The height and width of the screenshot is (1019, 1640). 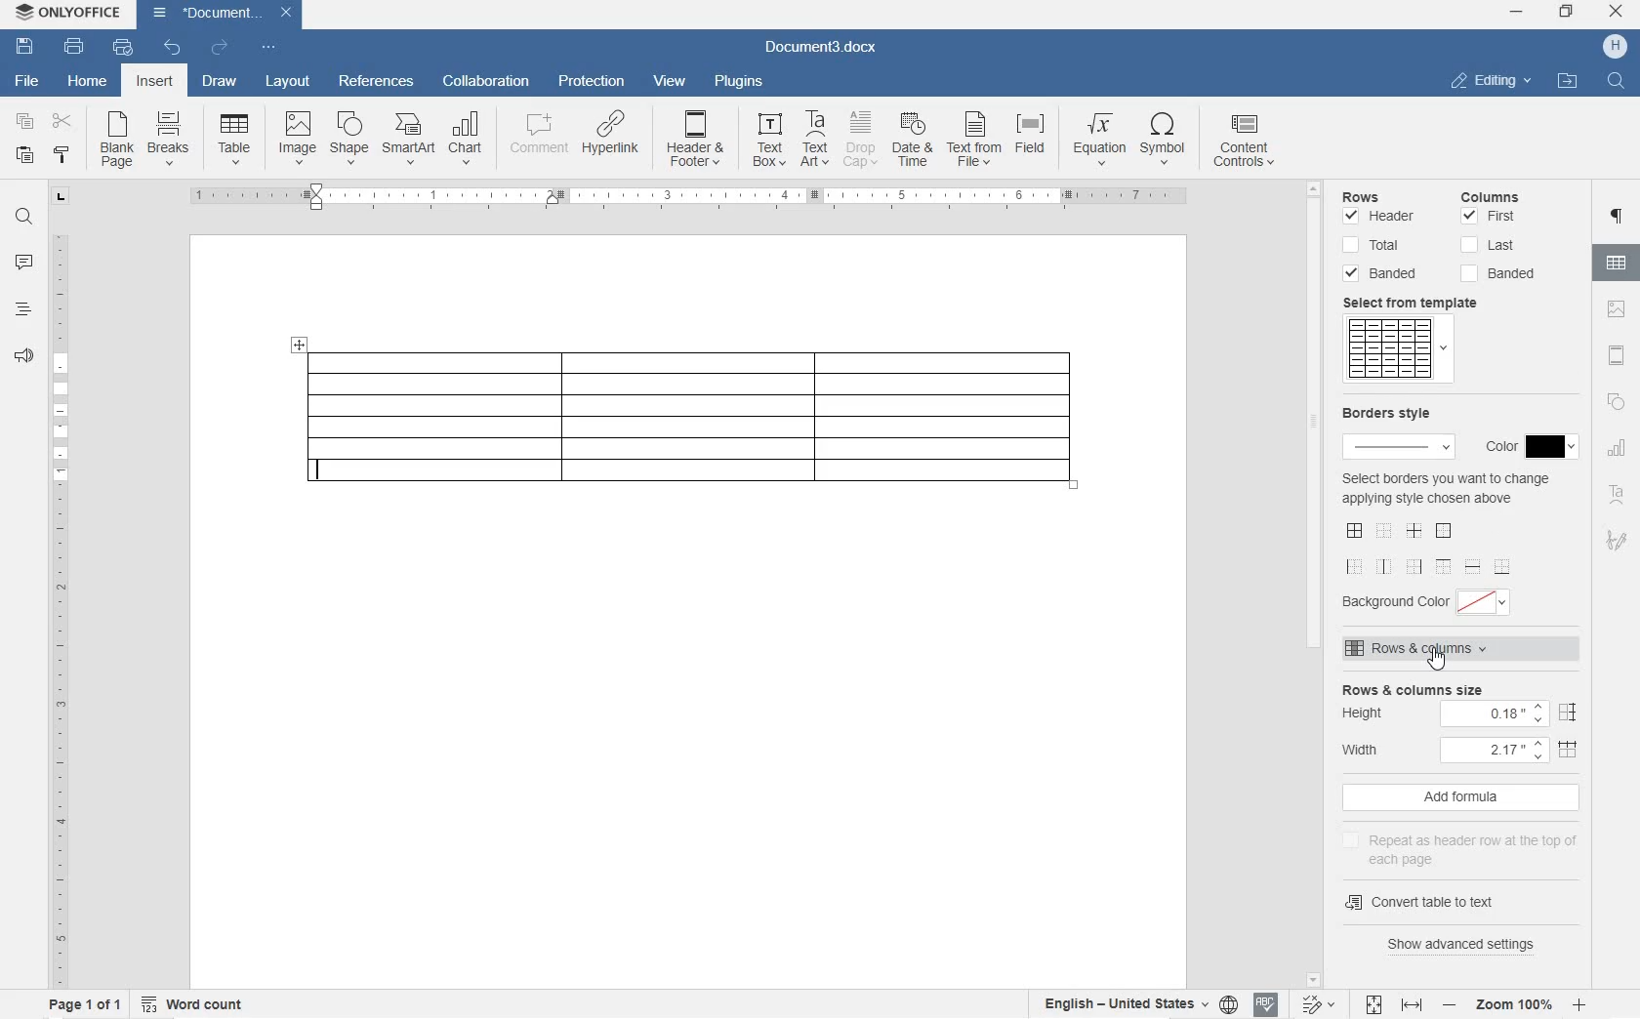 What do you see at coordinates (62, 155) in the screenshot?
I see `COPY STYLE` at bounding box center [62, 155].